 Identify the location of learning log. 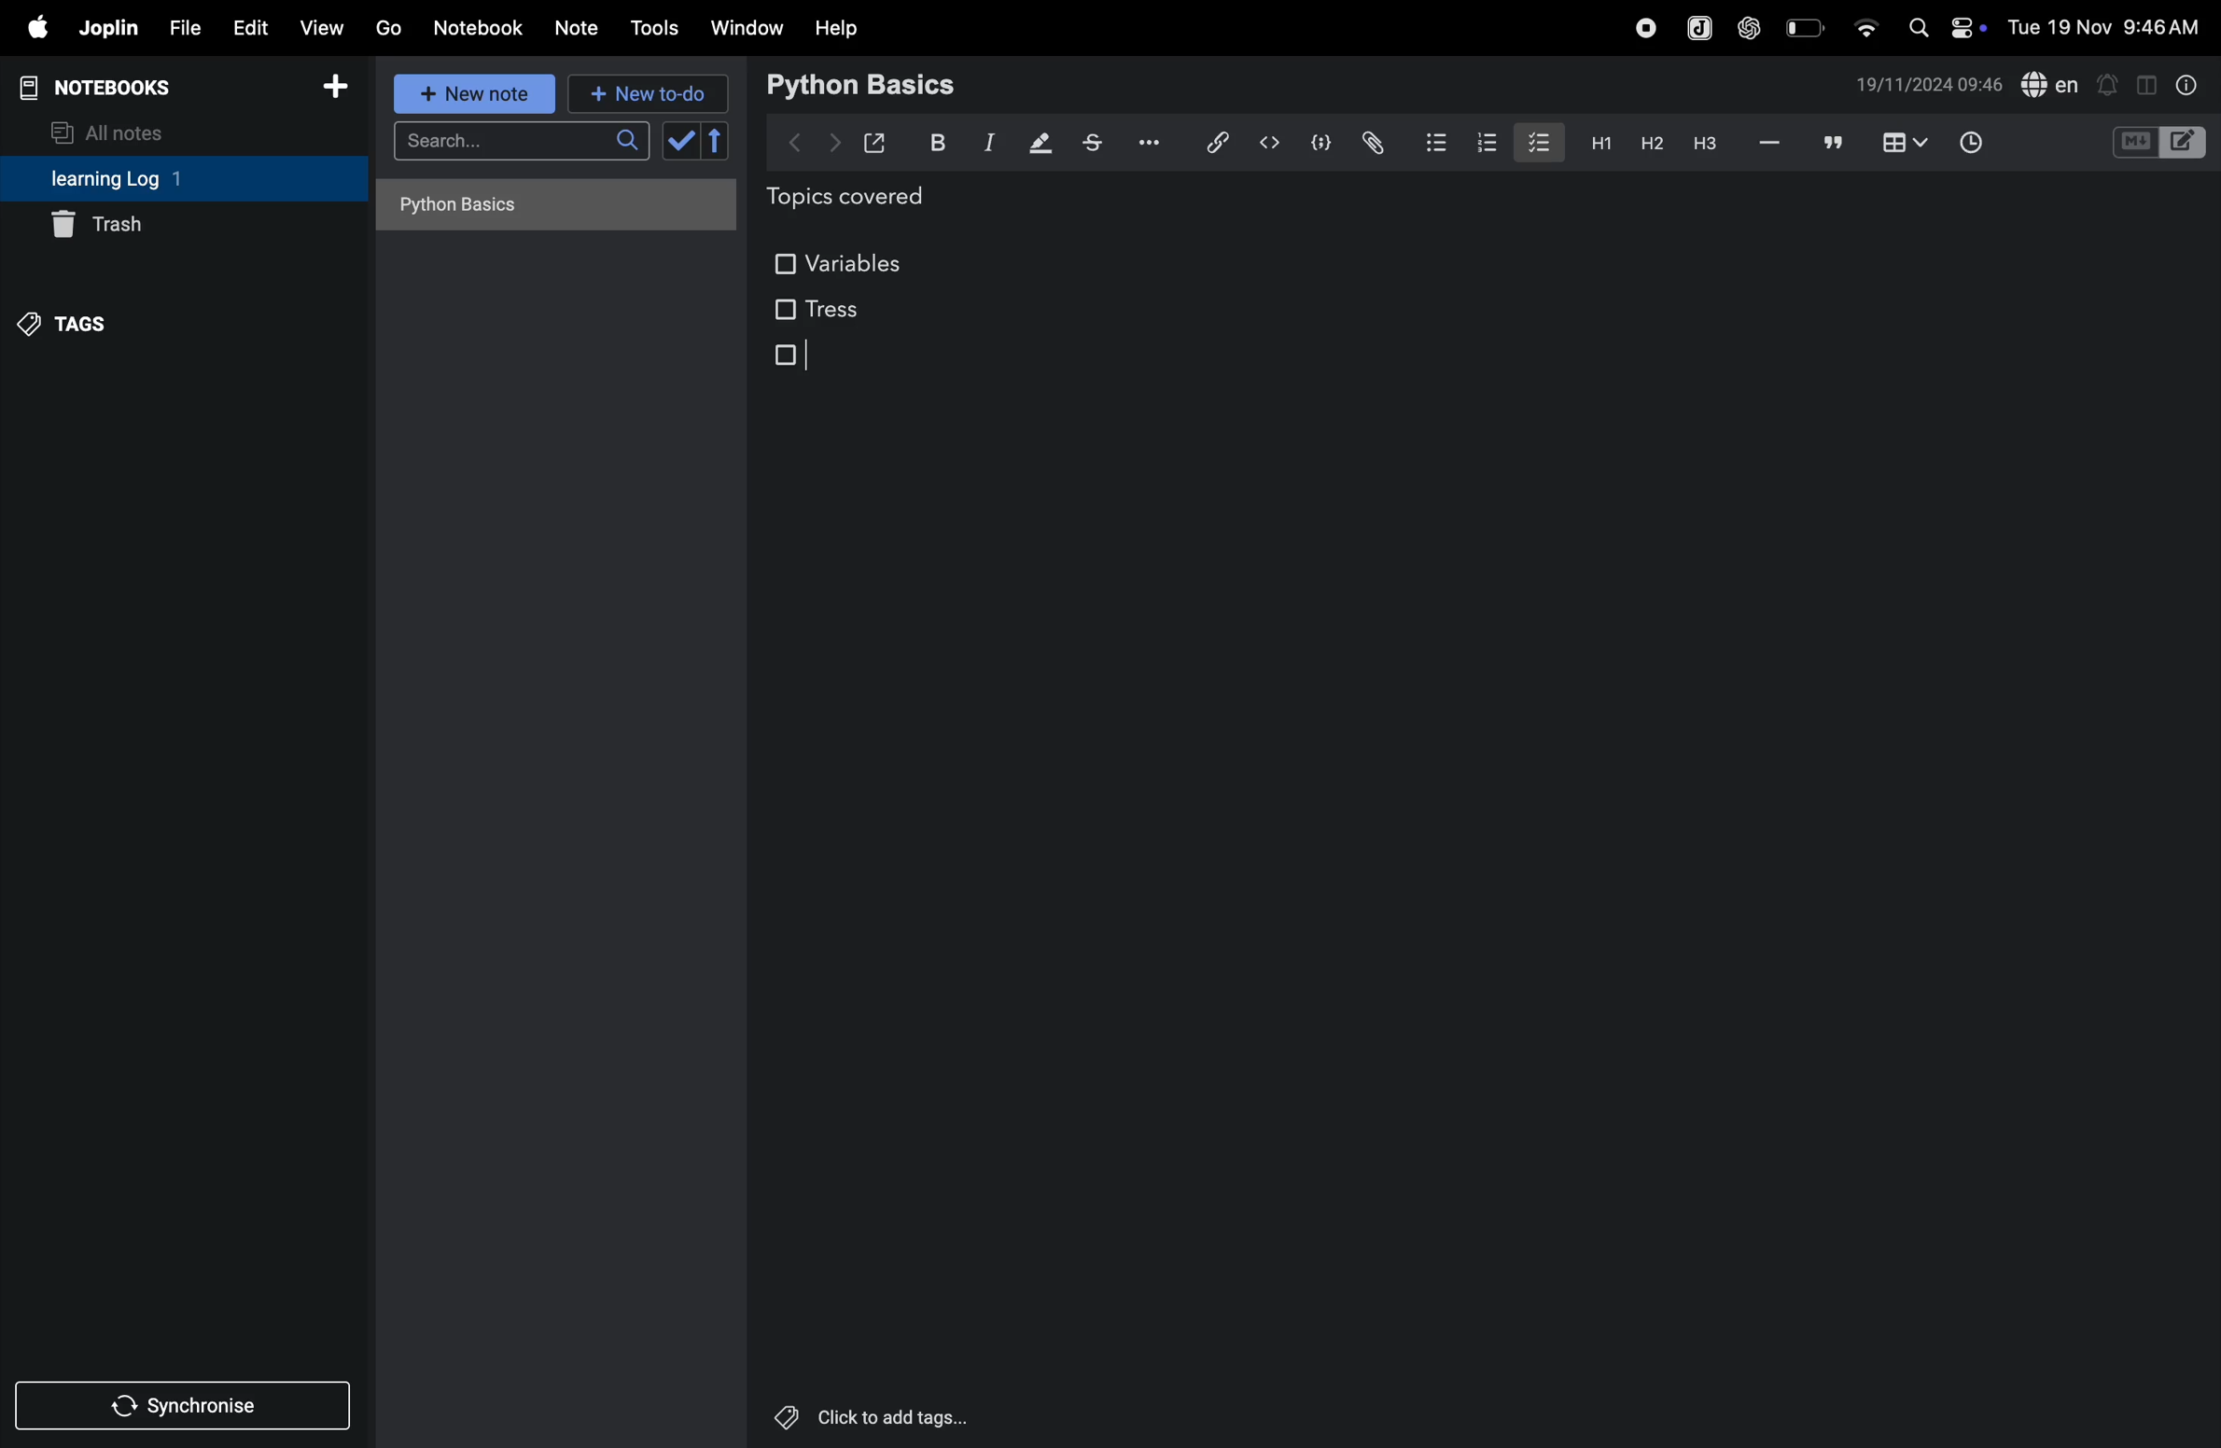
(143, 180).